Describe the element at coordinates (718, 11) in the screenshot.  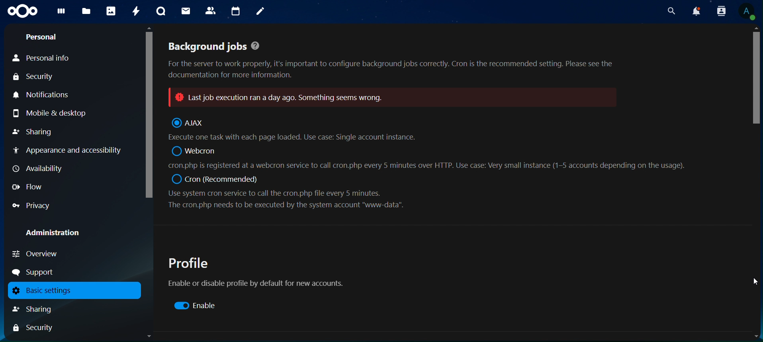
I see `search contacts` at that location.